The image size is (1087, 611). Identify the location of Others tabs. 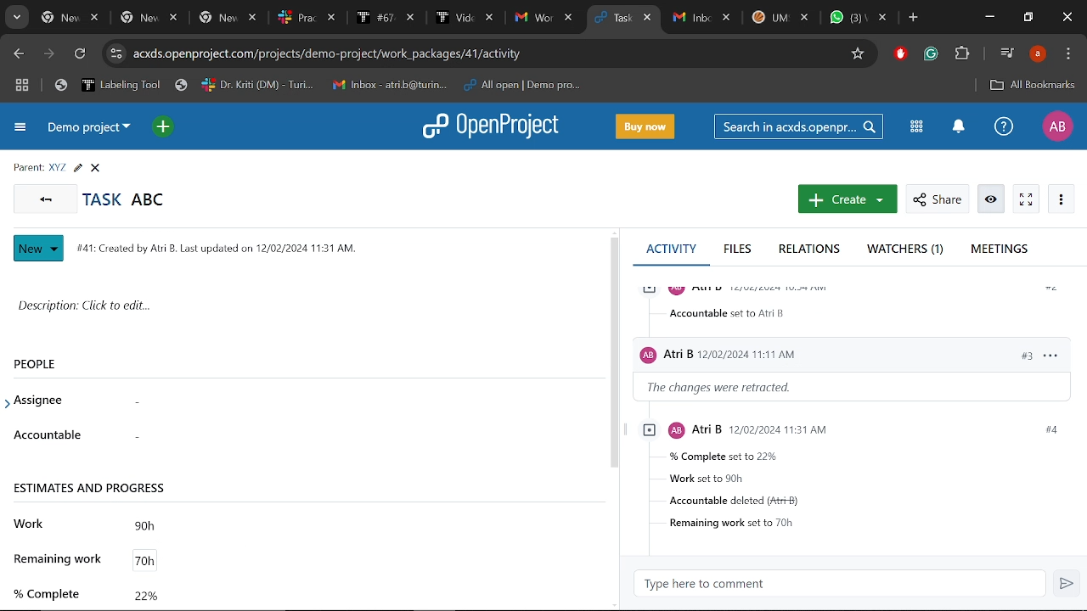
(308, 18).